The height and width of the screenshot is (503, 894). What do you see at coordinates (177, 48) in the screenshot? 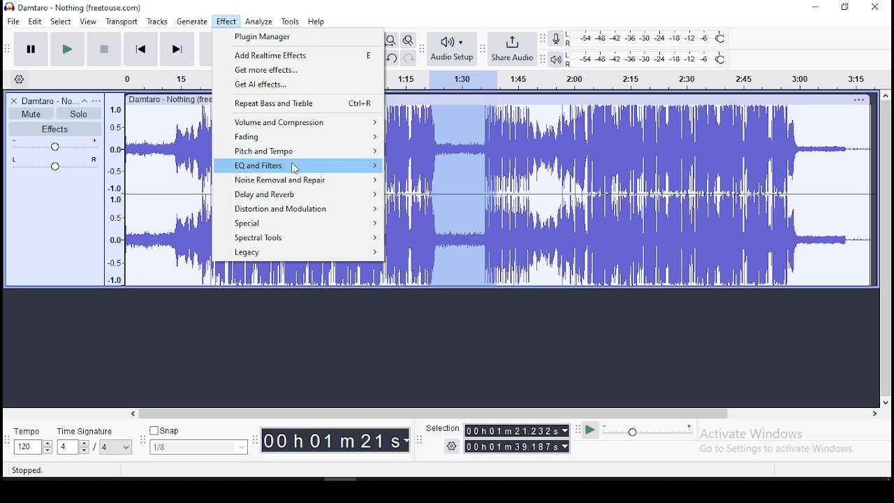
I see `skip to start` at bounding box center [177, 48].